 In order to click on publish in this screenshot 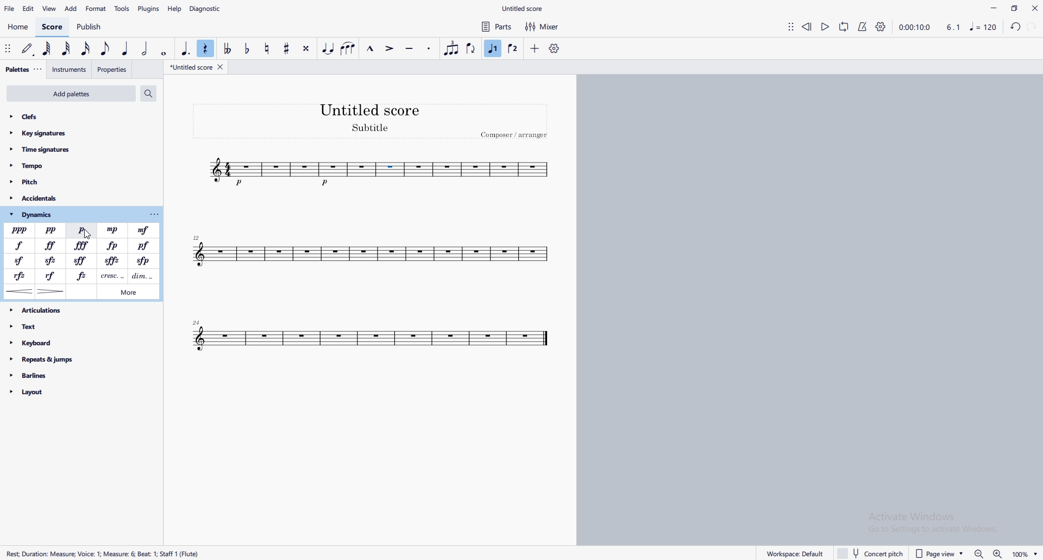, I will do `click(89, 27)`.